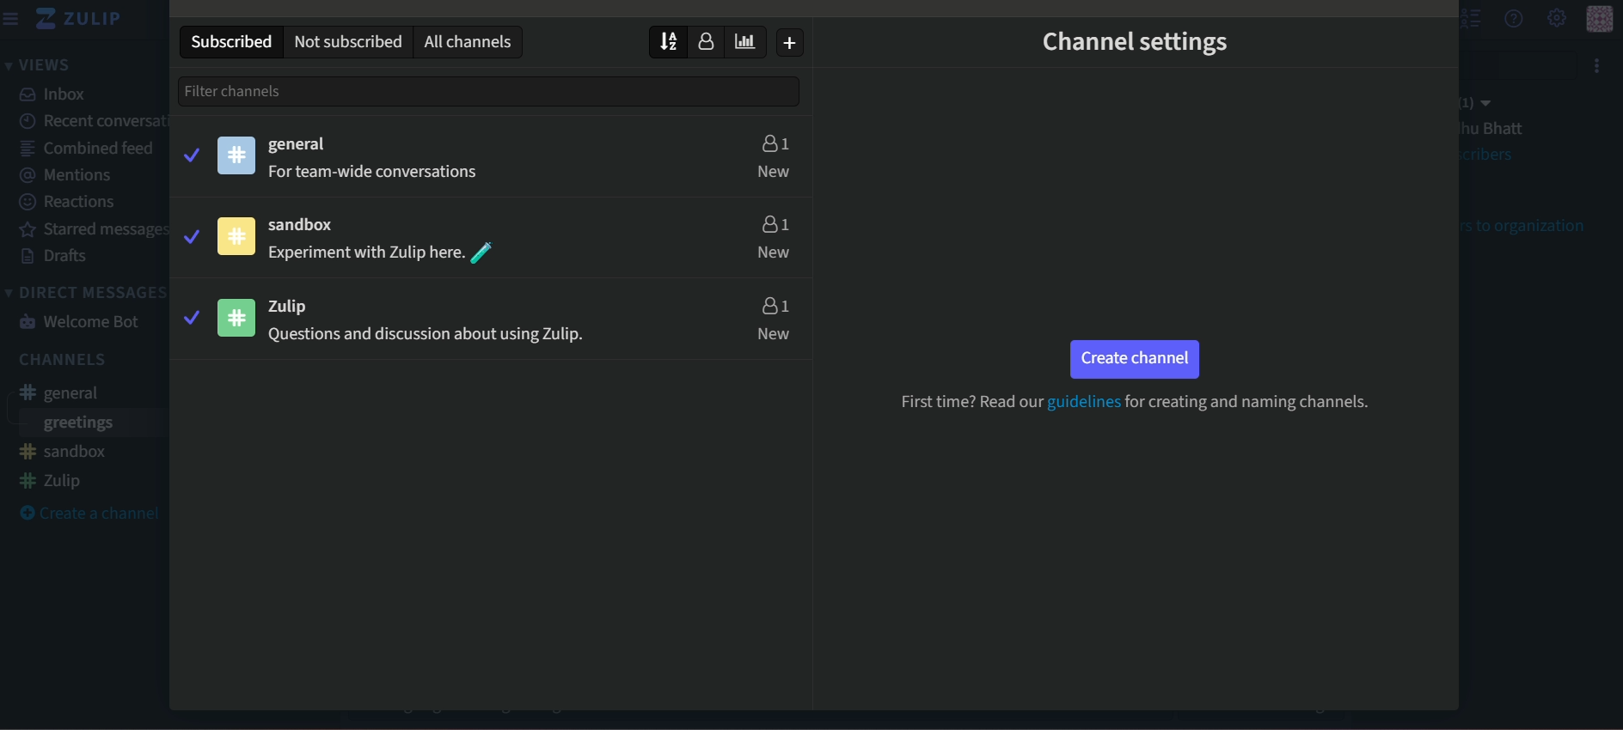  I want to click on tick, so click(193, 317).